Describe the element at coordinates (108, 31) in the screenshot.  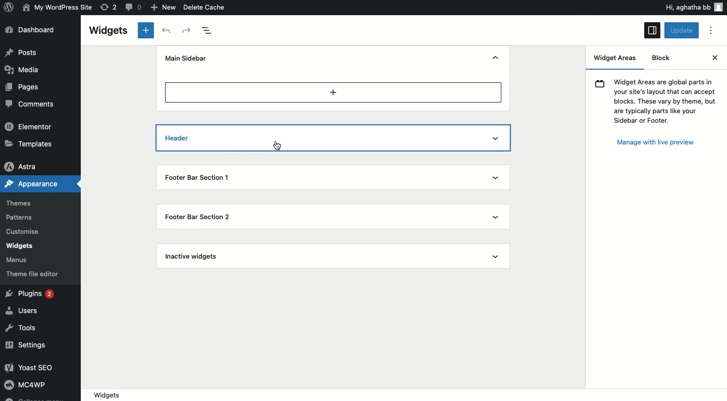
I see `Widgets` at that location.